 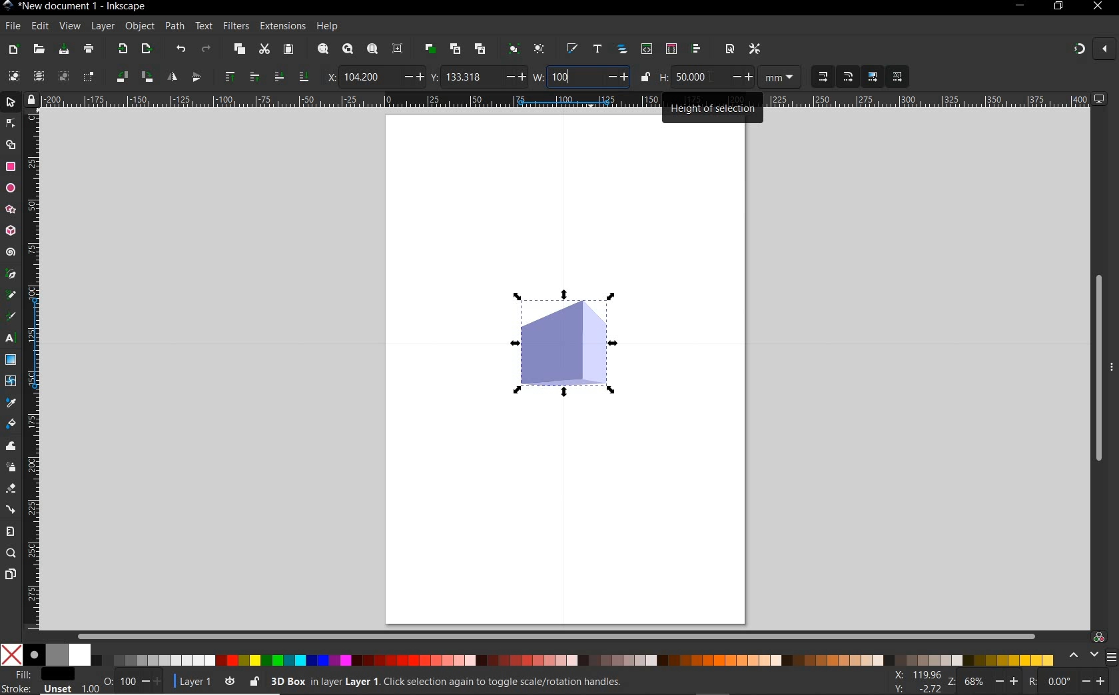 I want to click on lock, so click(x=31, y=99).